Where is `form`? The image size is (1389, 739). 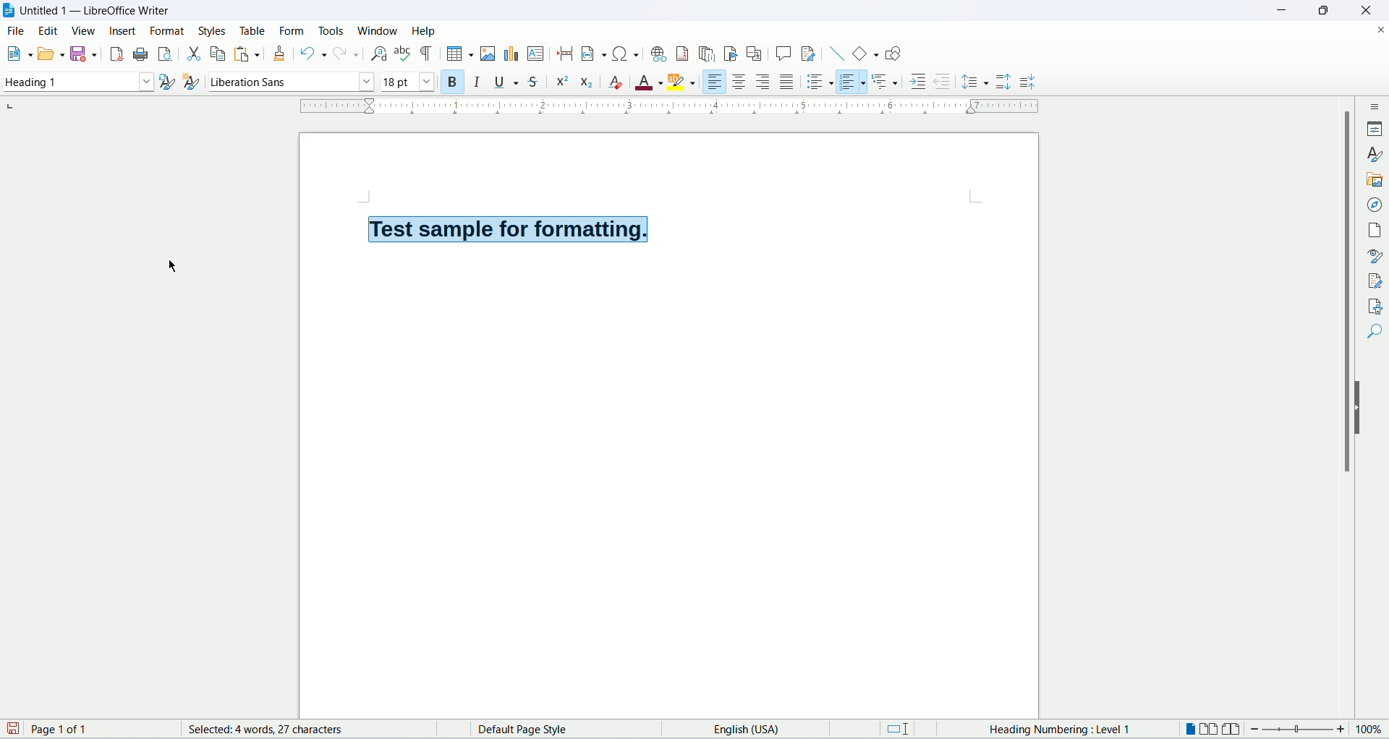
form is located at coordinates (294, 30).